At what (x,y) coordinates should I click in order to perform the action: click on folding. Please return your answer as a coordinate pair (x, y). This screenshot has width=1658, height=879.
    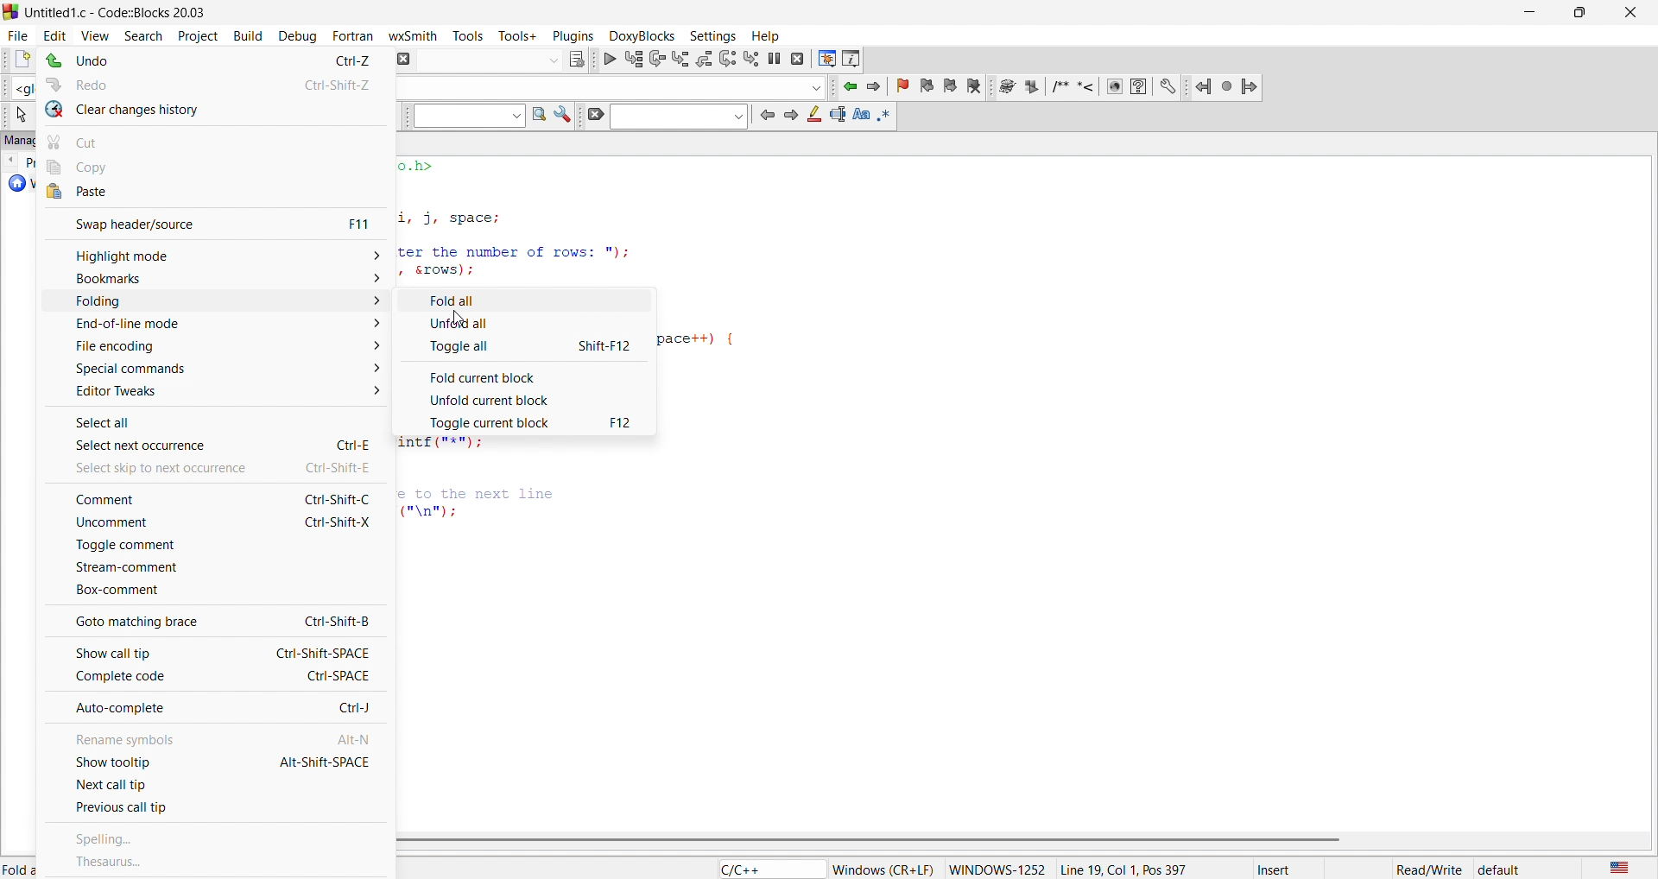
    Looking at the image, I should click on (214, 302).